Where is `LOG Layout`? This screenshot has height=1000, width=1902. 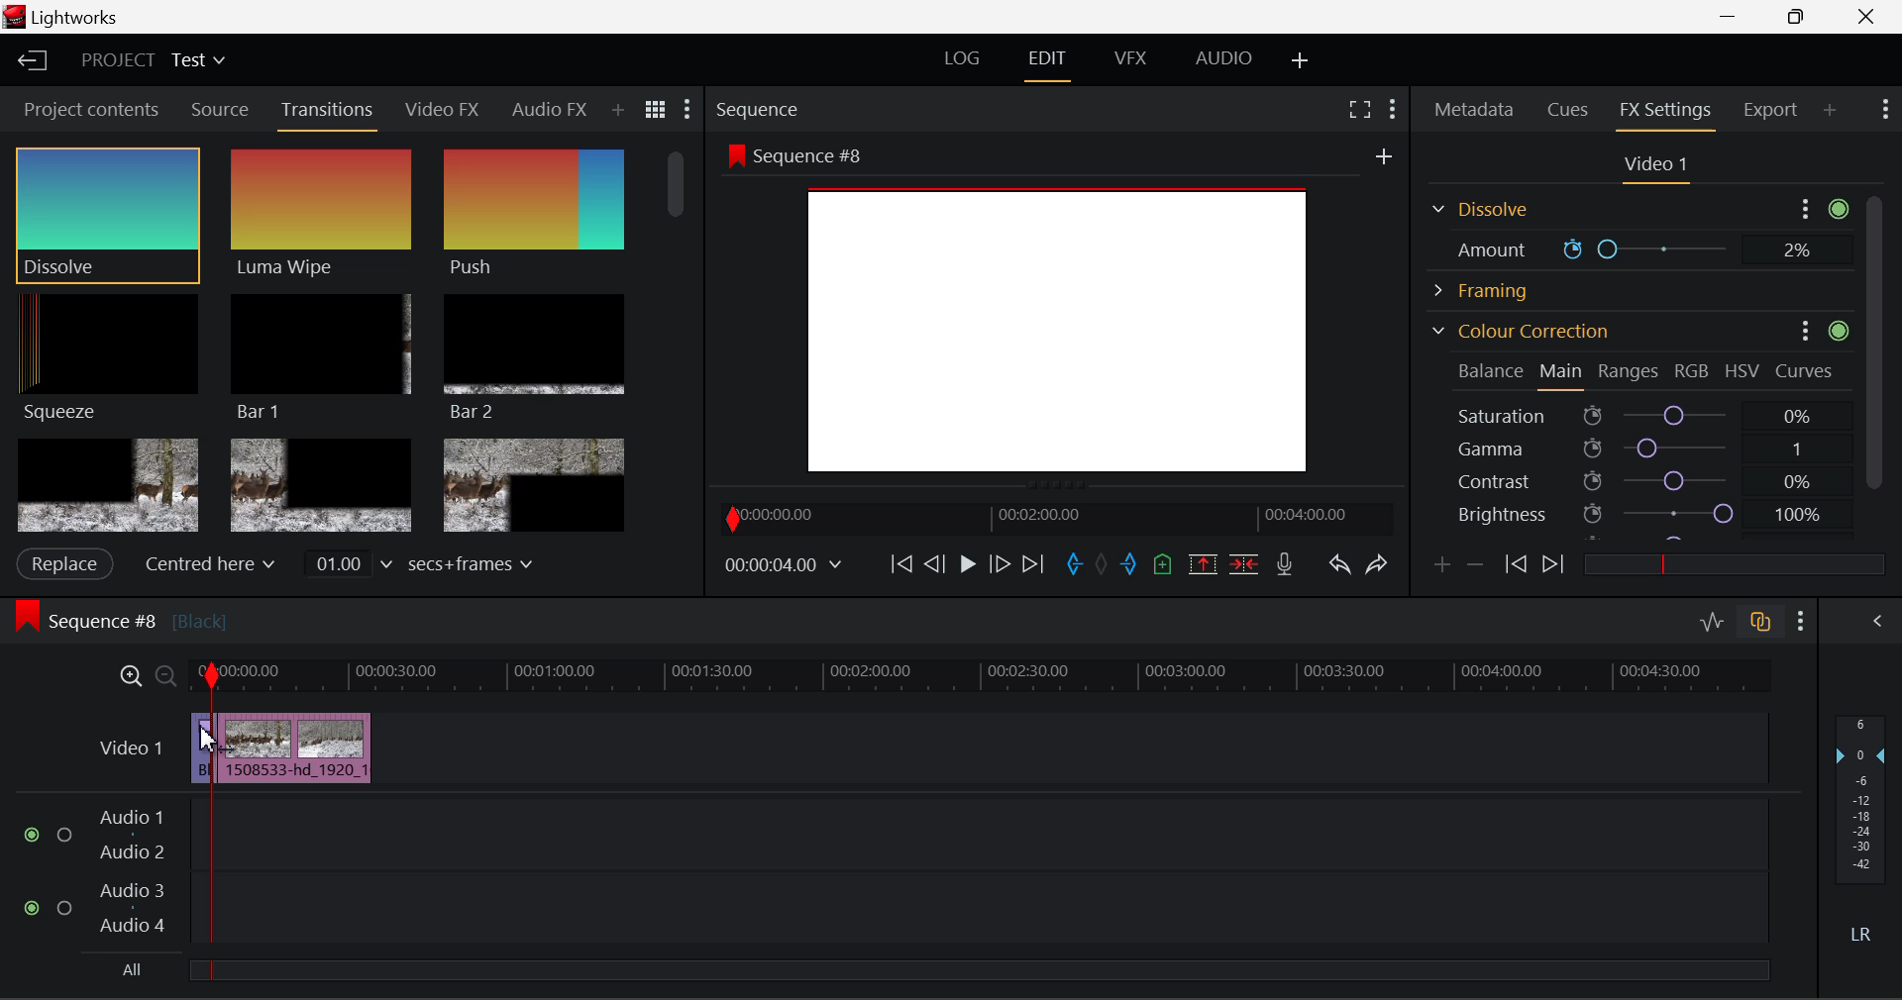
LOG Layout is located at coordinates (961, 57).